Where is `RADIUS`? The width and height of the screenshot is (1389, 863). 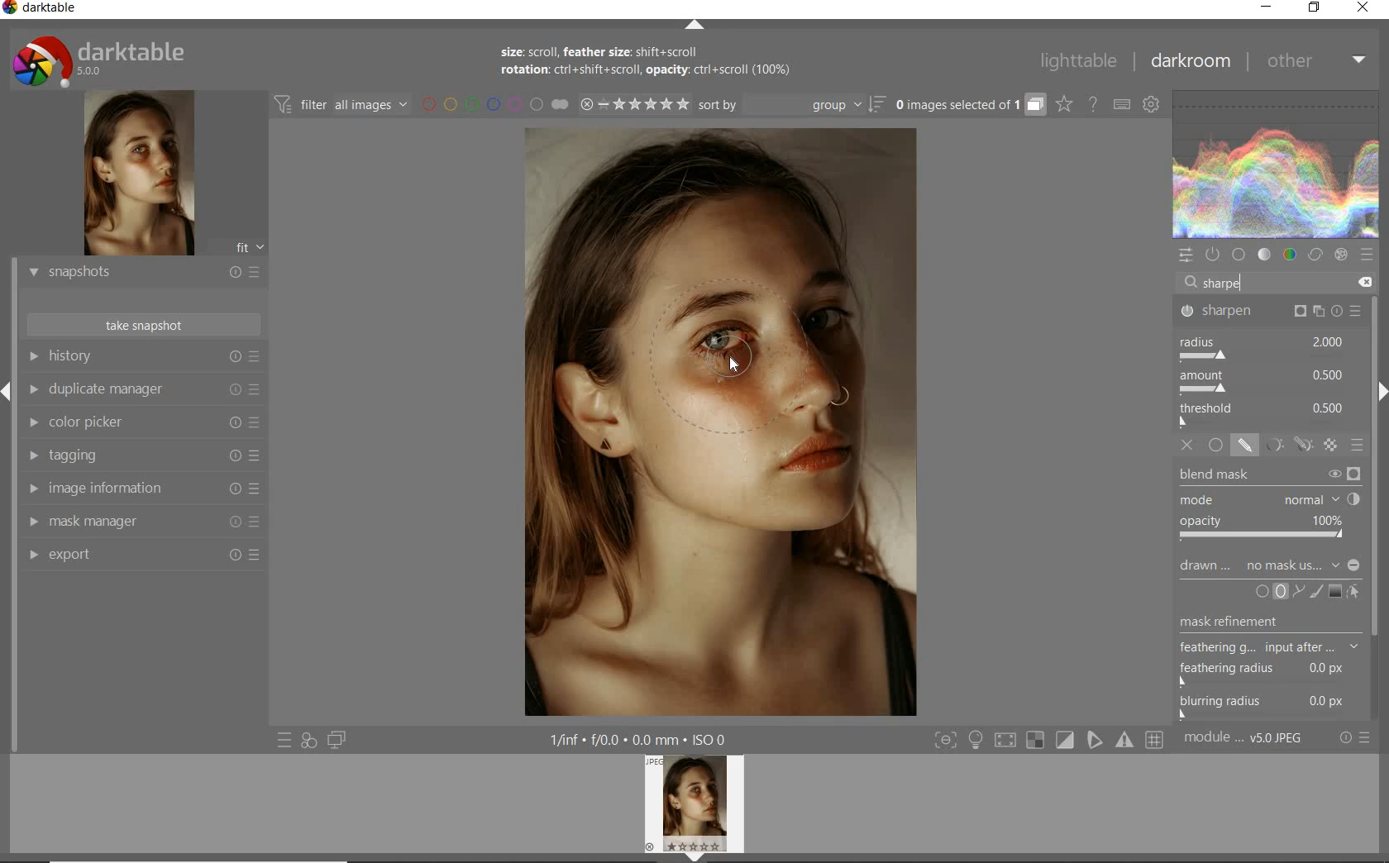 RADIUS is located at coordinates (1263, 348).